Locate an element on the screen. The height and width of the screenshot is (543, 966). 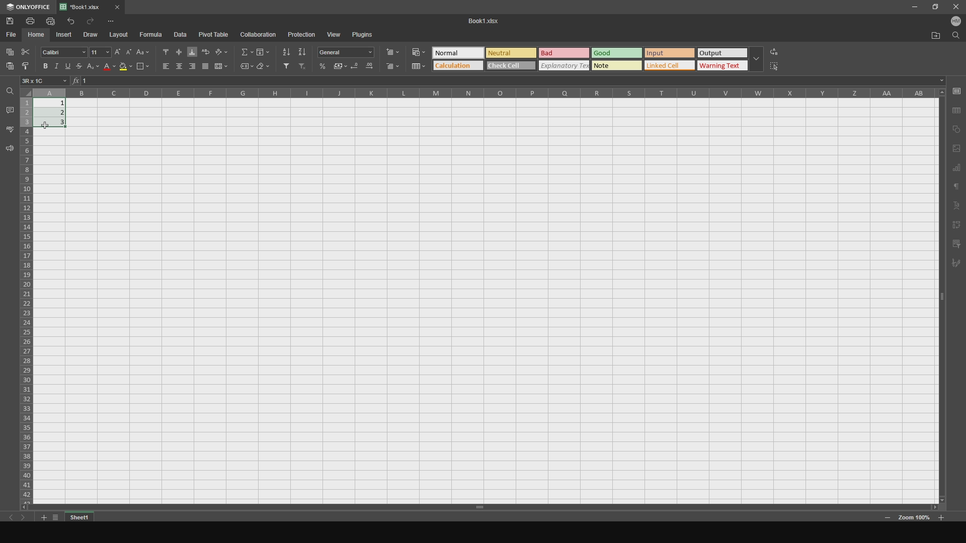
options is located at coordinates (119, 19).